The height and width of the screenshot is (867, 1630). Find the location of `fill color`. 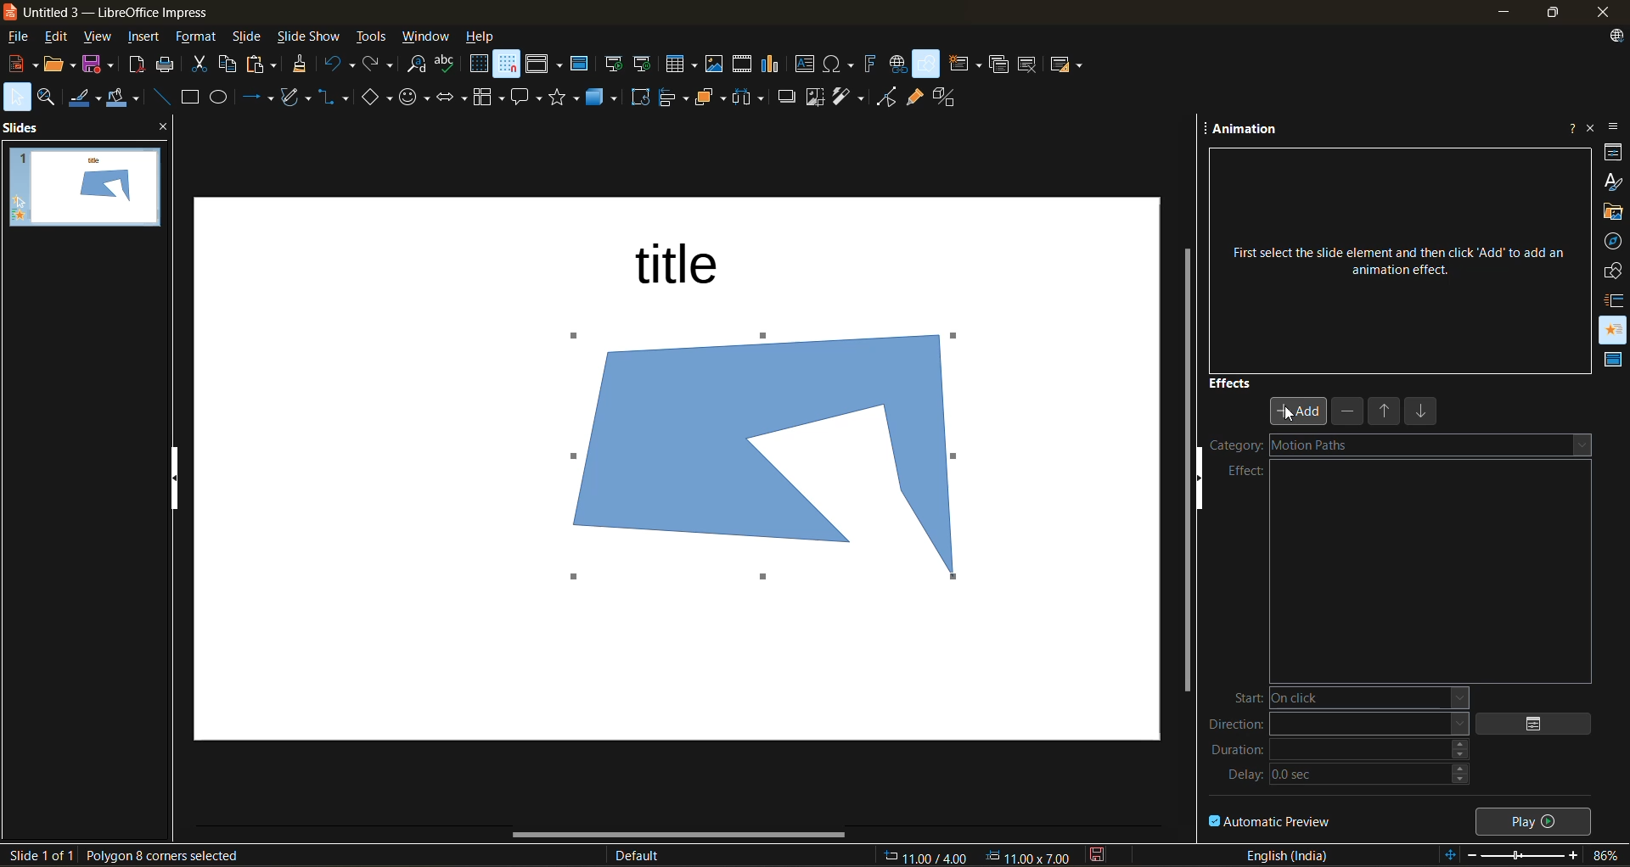

fill color is located at coordinates (126, 101).